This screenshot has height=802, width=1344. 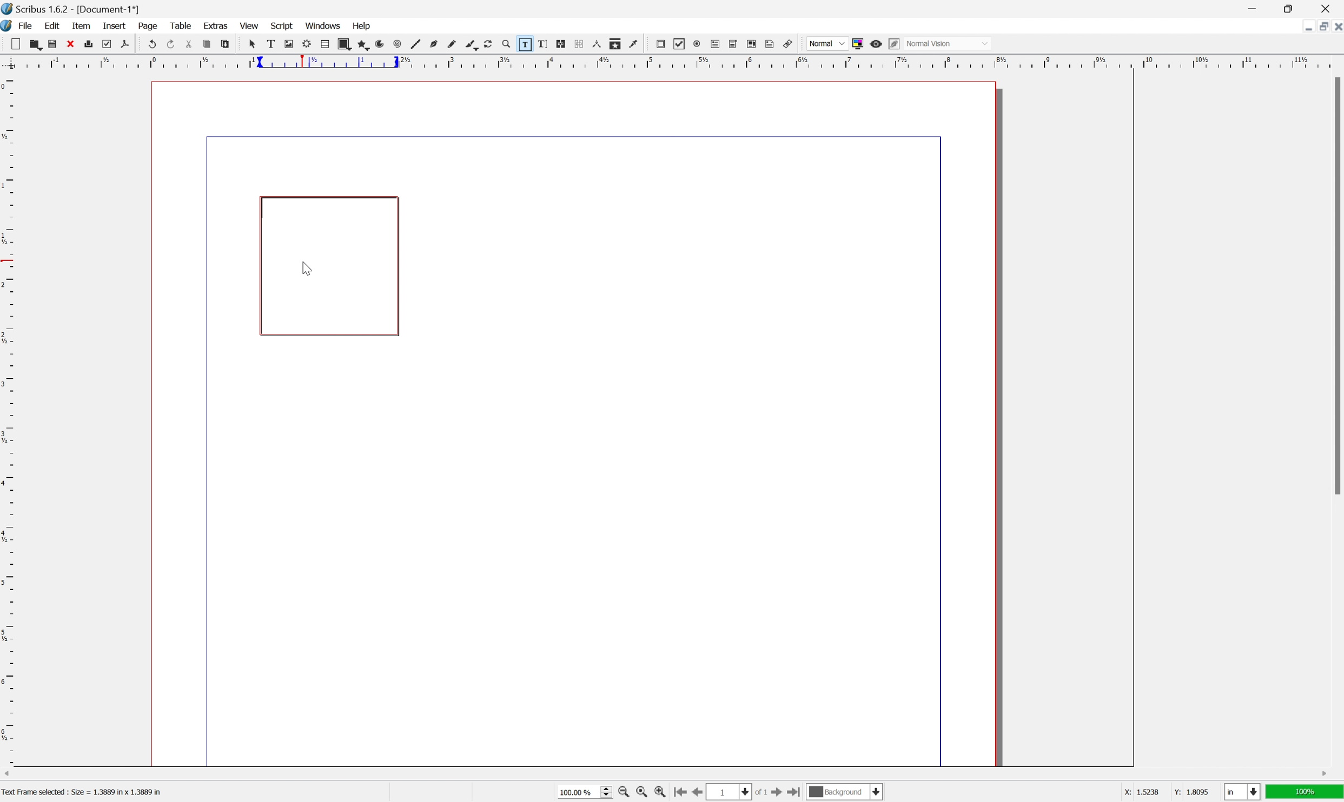 What do you see at coordinates (282, 25) in the screenshot?
I see `script` at bounding box center [282, 25].